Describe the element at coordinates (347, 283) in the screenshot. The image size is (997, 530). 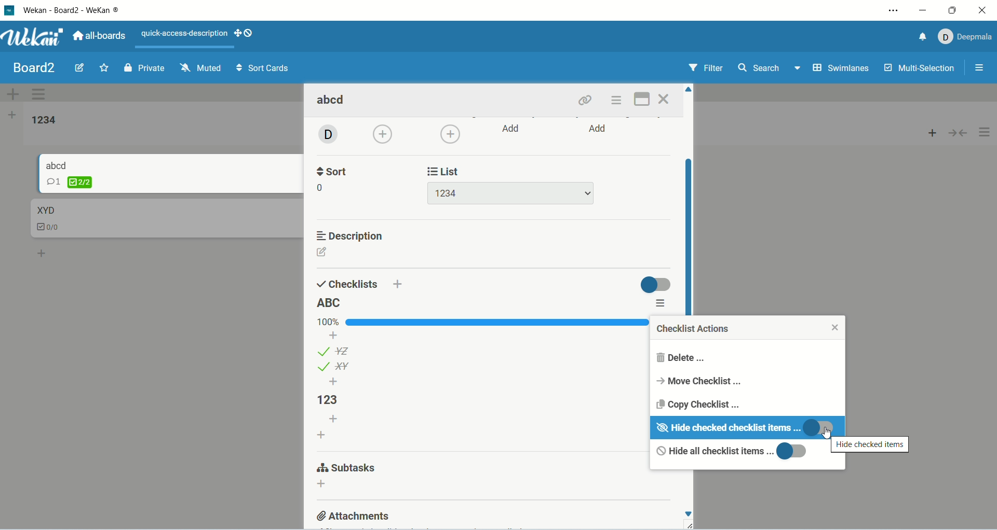
I see `checklists` at that location.